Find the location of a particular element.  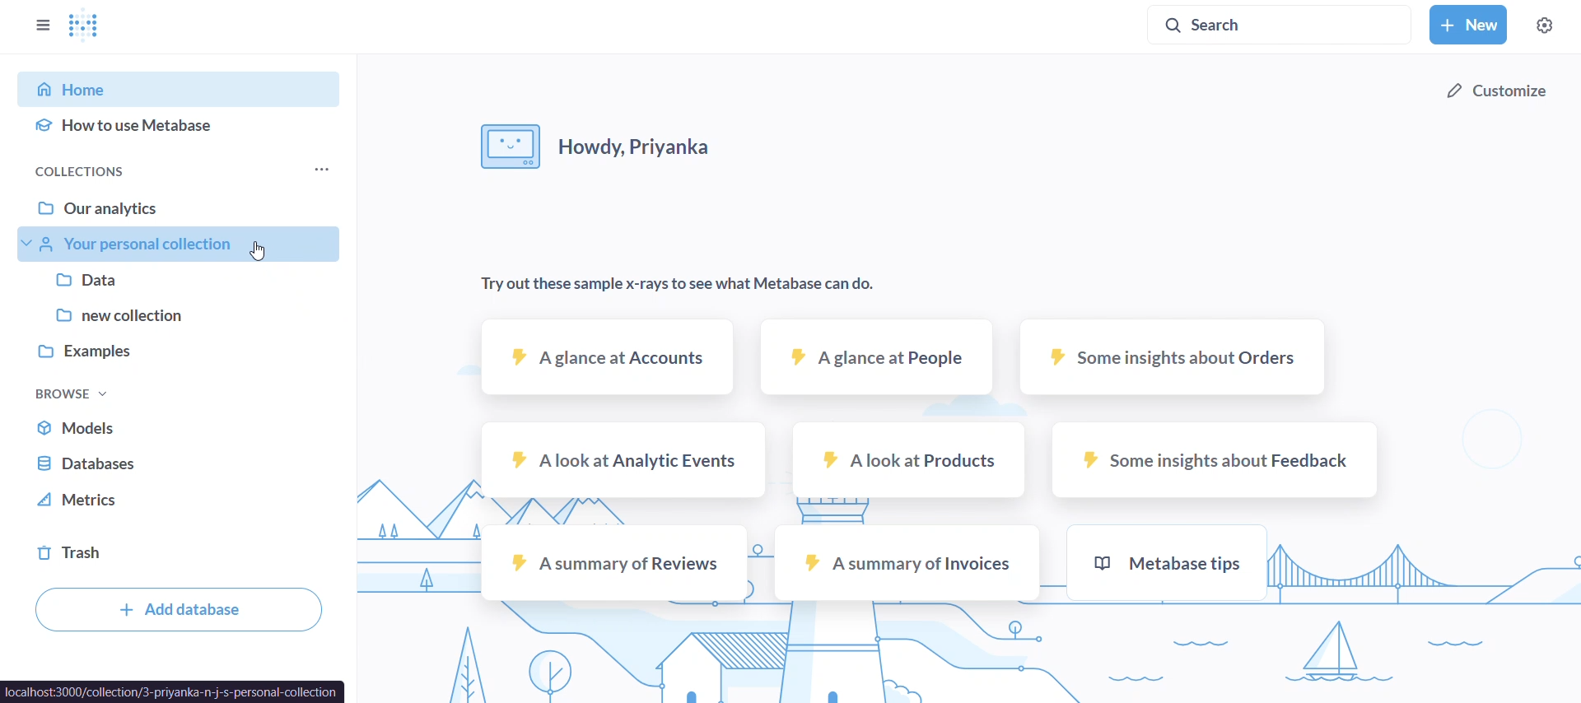

close sidebars is located at coordinates (41, 26).